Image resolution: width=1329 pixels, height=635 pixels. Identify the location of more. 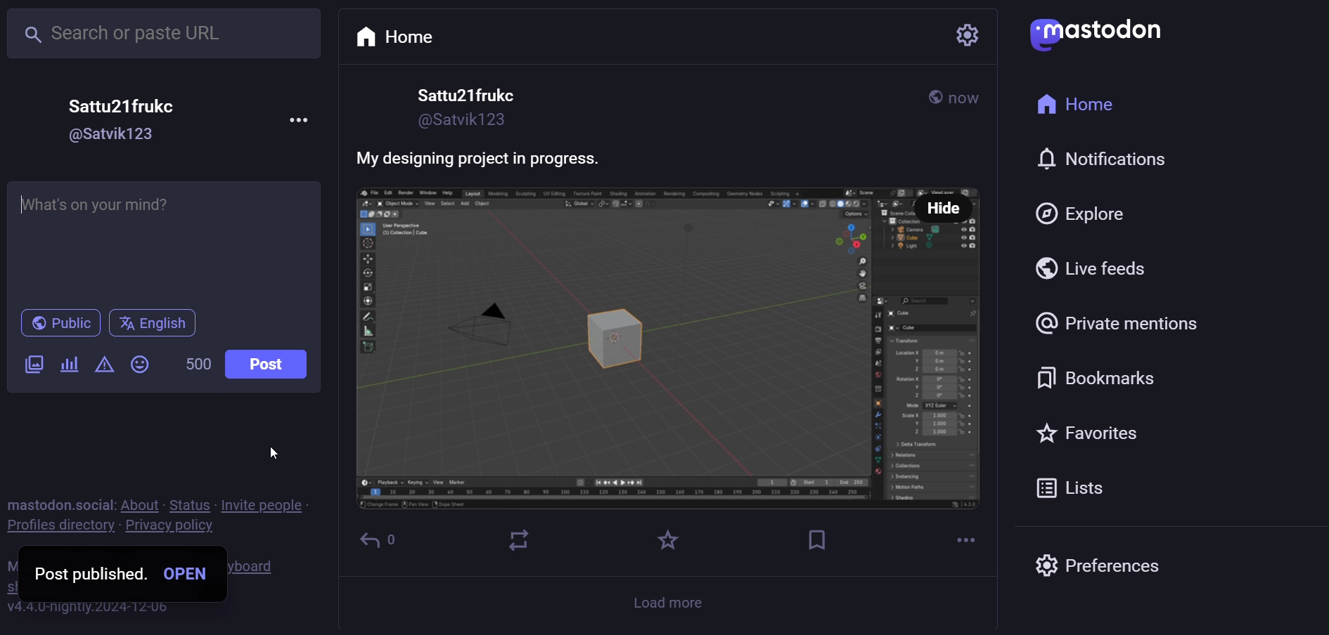
(300, 122).